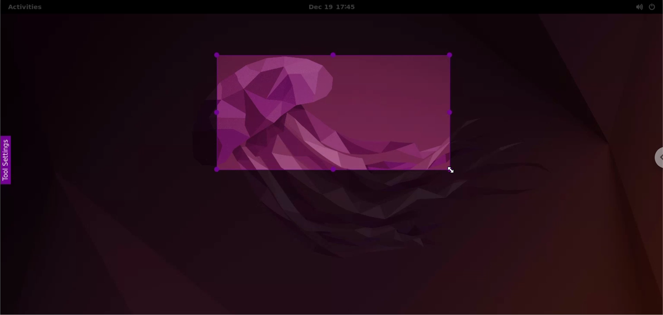 This screenshot has width=663, height=315. Describe the element at coordinates (453, 171) in the screenshot. I see `cursor` at that location.